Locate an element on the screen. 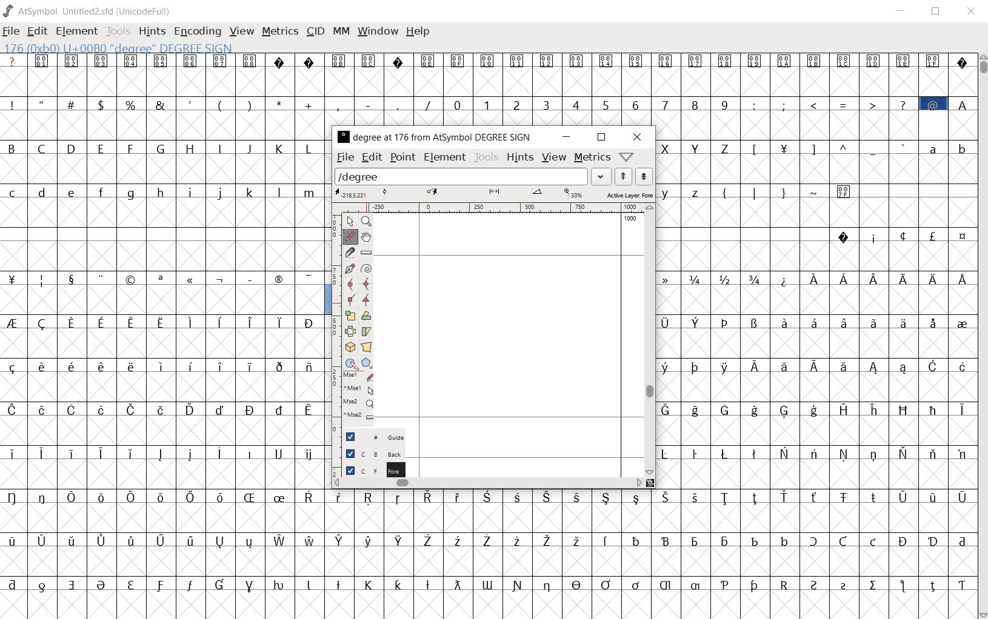  special letters is located at coordinates (166, 451).